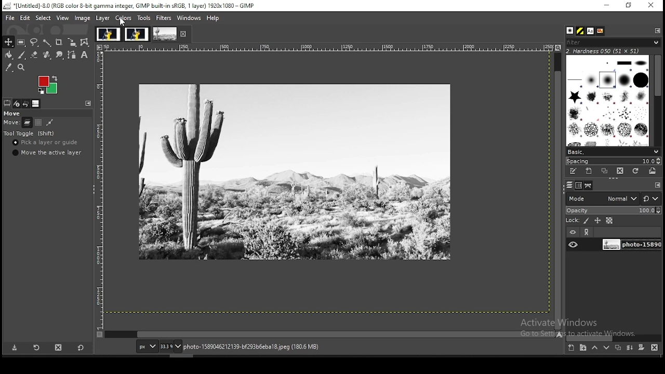  What do you see at coordinates (582, 348) in the screenshot?
I see `new layer group` at bounding box center [582, 348].